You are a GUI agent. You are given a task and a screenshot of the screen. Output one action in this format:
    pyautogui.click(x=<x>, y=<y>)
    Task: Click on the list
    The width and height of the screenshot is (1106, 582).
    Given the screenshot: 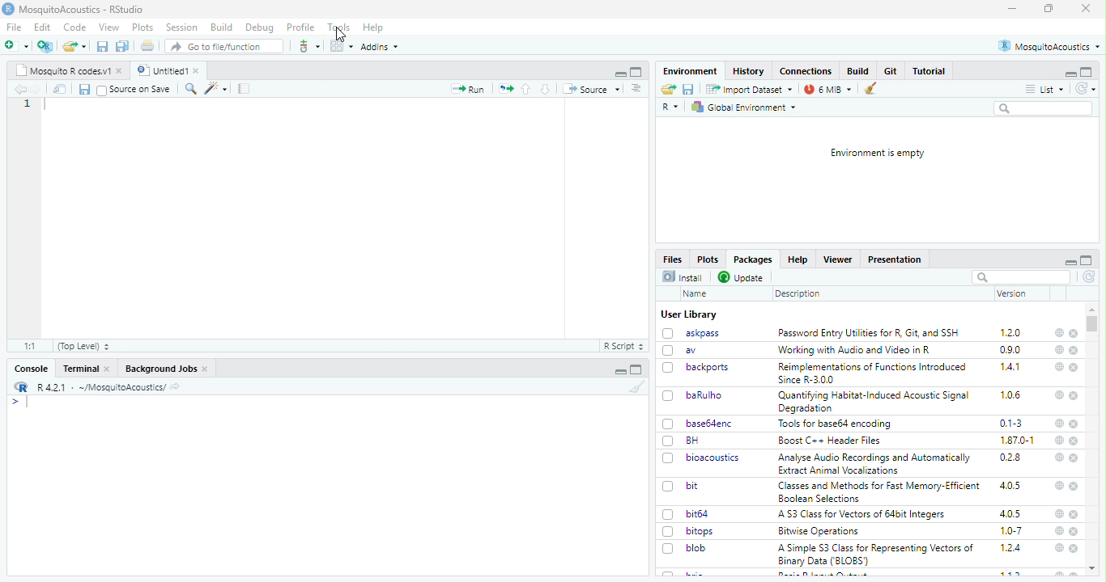 What is the action you would take?
    pyautogui.click(x=1045, y=90)
    